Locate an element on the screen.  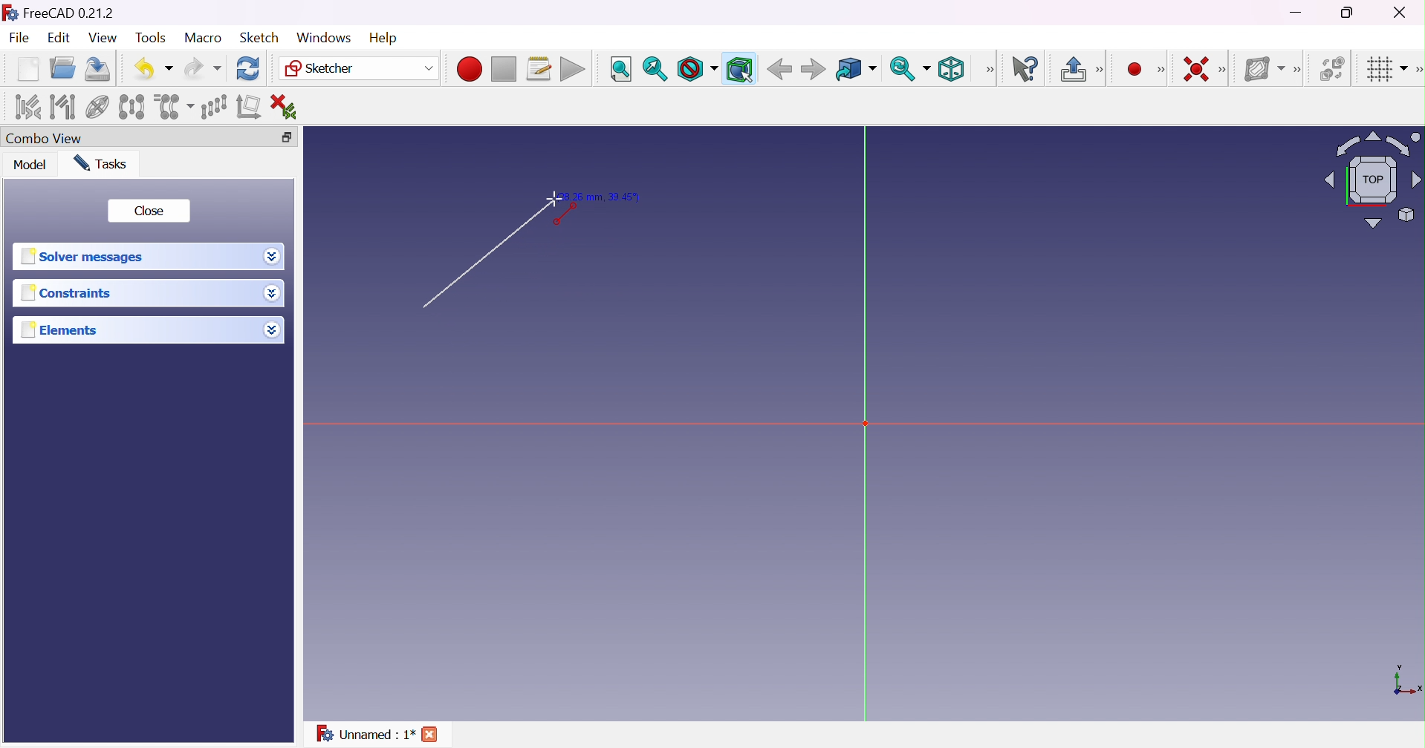
x, y plane is located at coordinates (1407, 681).